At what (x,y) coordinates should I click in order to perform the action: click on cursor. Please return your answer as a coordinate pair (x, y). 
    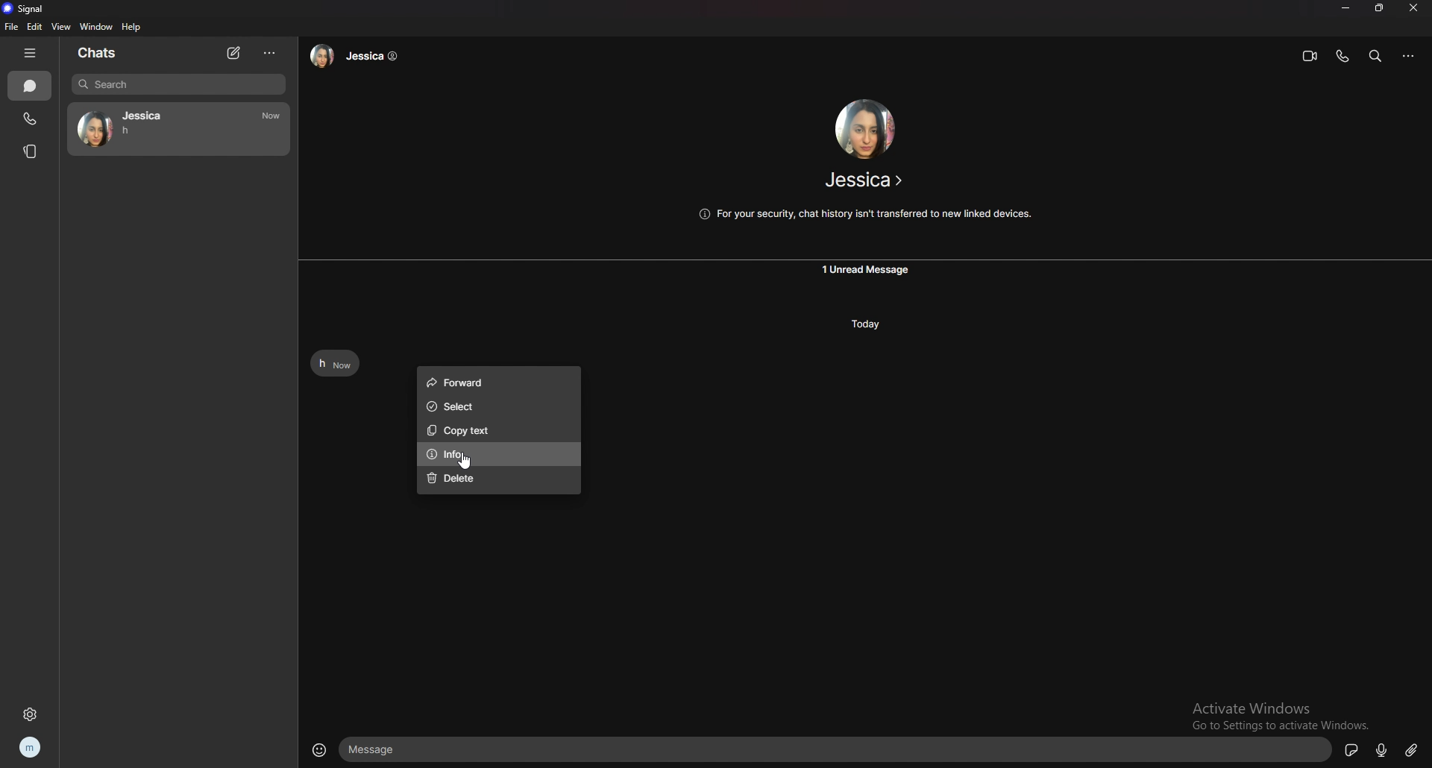
    Looking at the image, I should click on (471, 462).